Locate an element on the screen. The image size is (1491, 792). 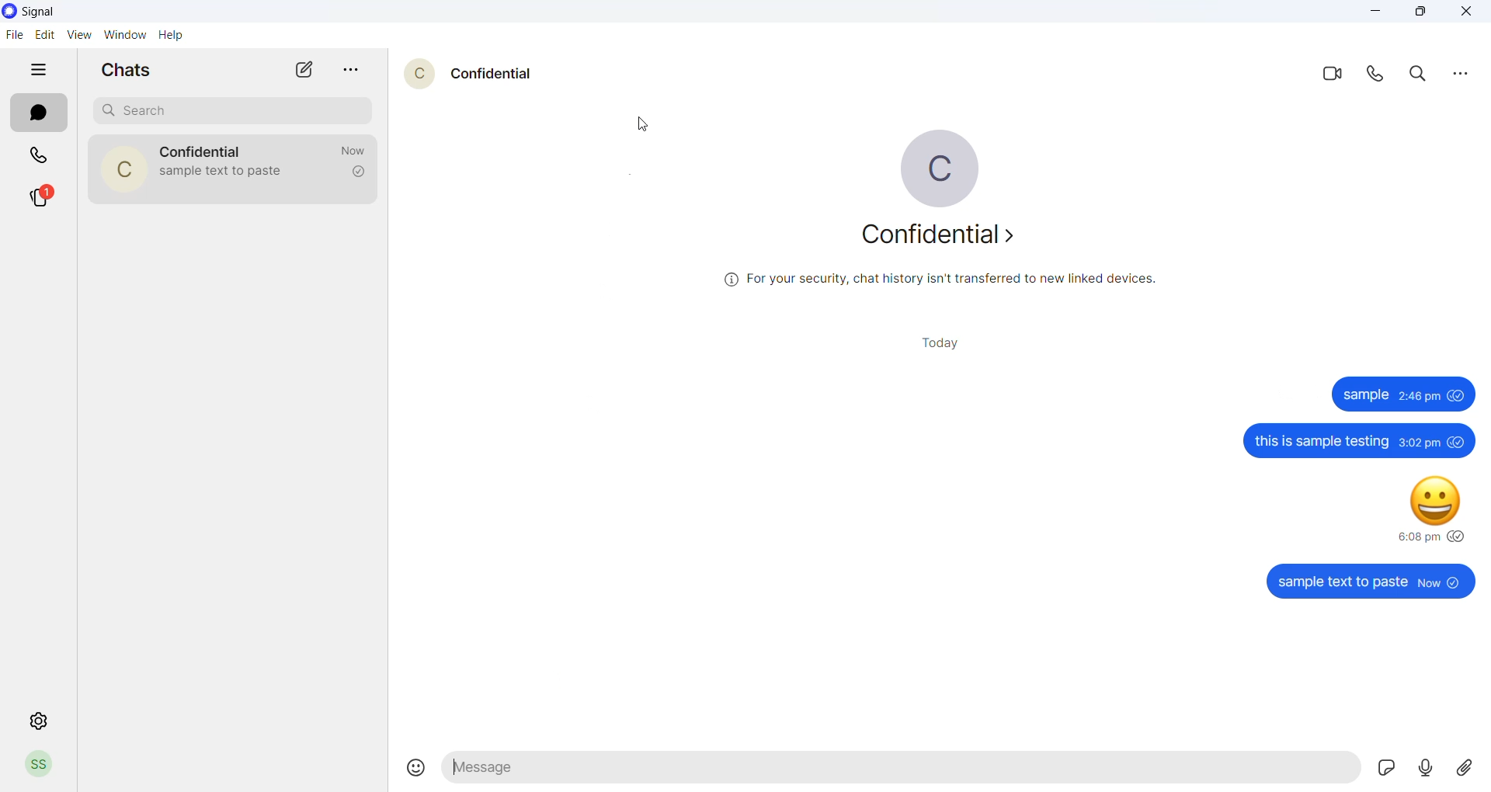
about contact is located at coordinates (945, 242).